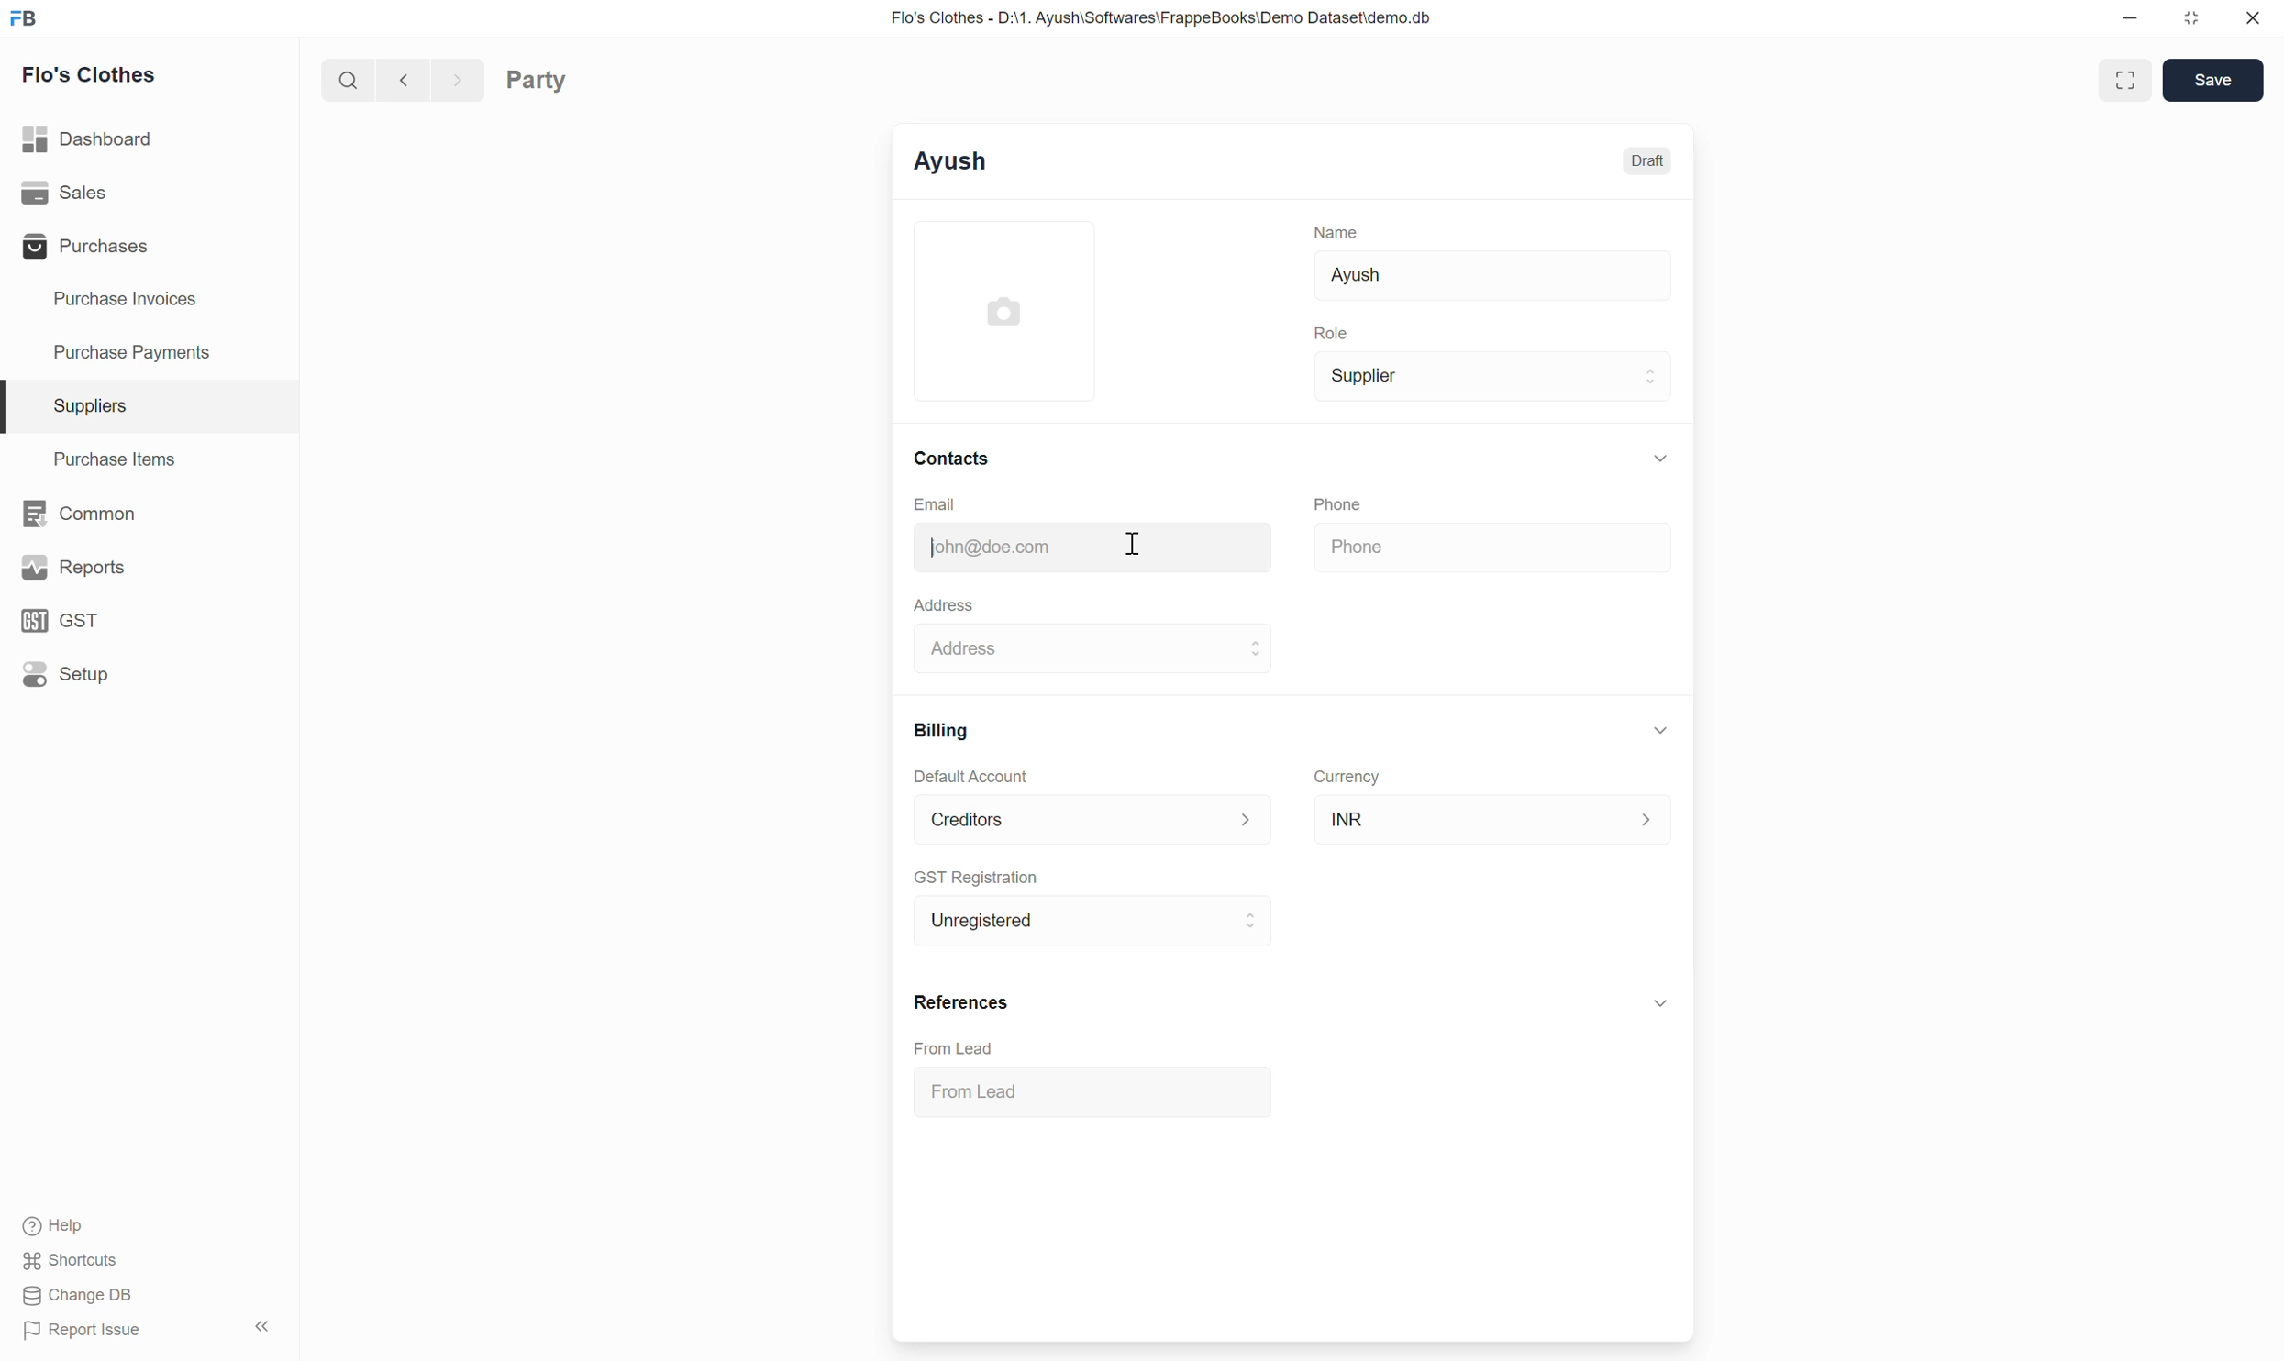 Image resolution: width=2284 pixels, height=1361 pixels. Describe the element at coordinates (2124, 80) in the screenshot. I see `Toggle between form and full width` at that location.